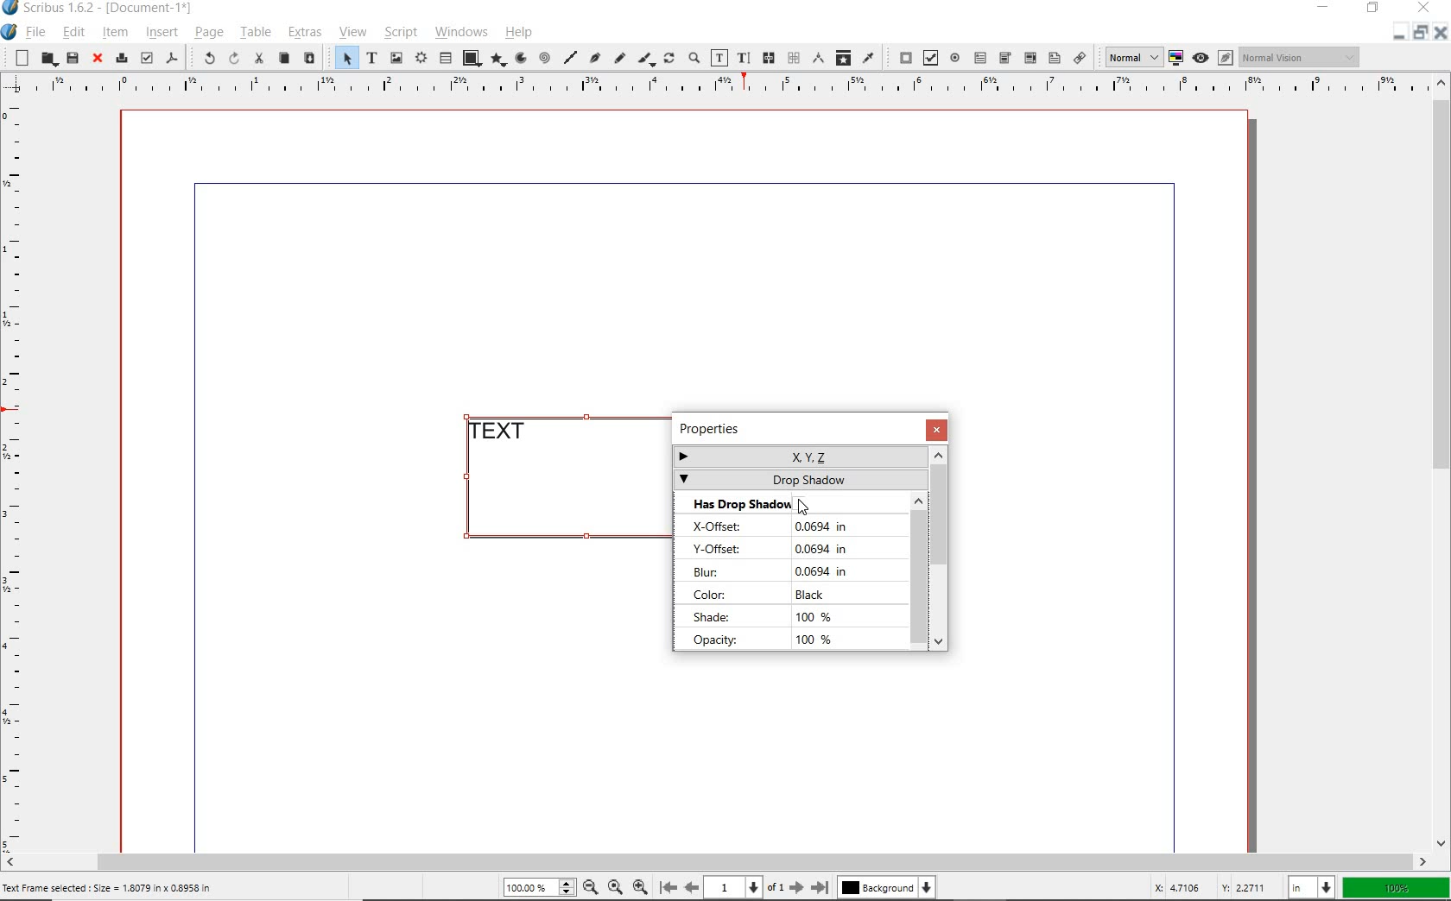 This screenshot has width=1451, height=901. Describe the element at coordinates (794, 59) in the screenshot. I see `unlink text frames` at that location.